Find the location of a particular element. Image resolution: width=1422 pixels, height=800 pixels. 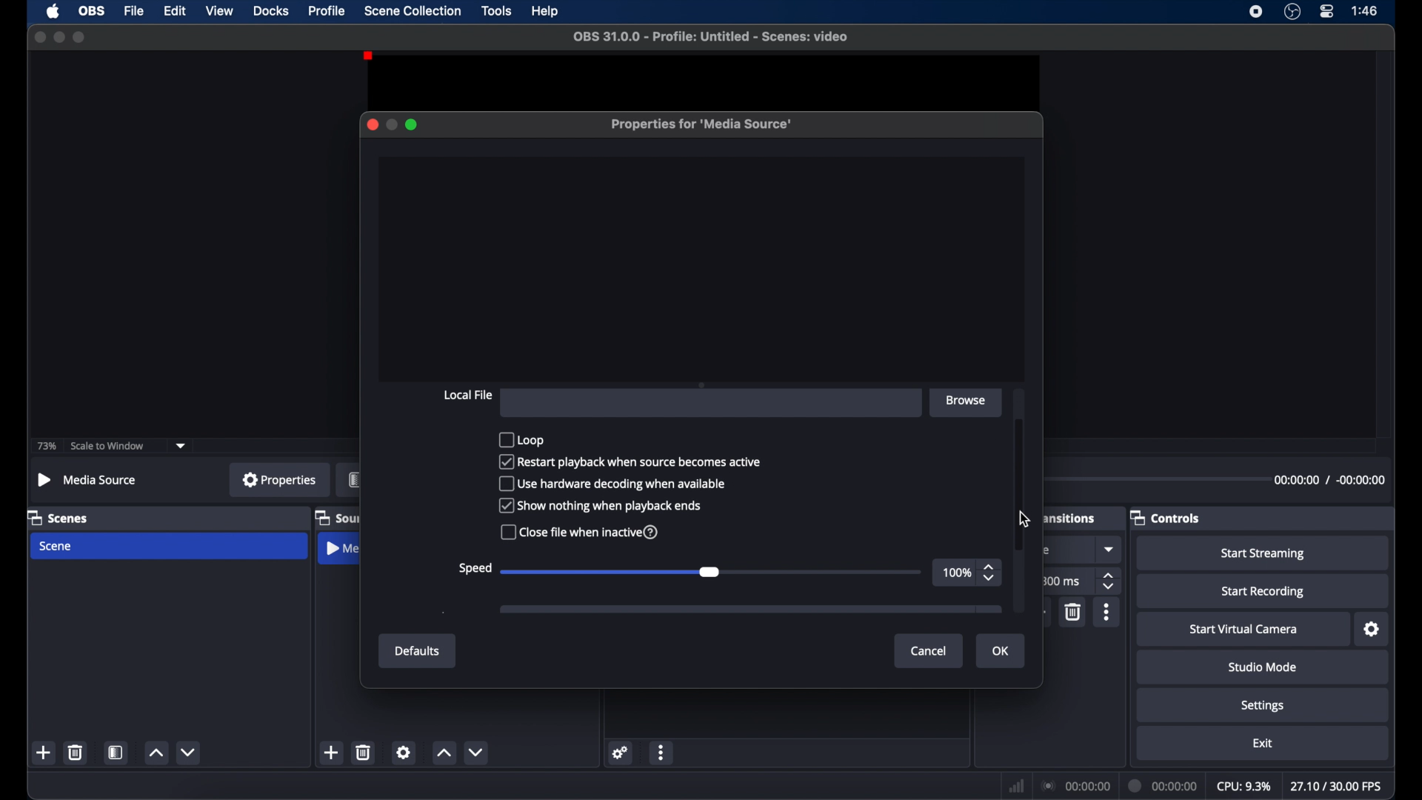

speed is located at coordinates (474, 569).